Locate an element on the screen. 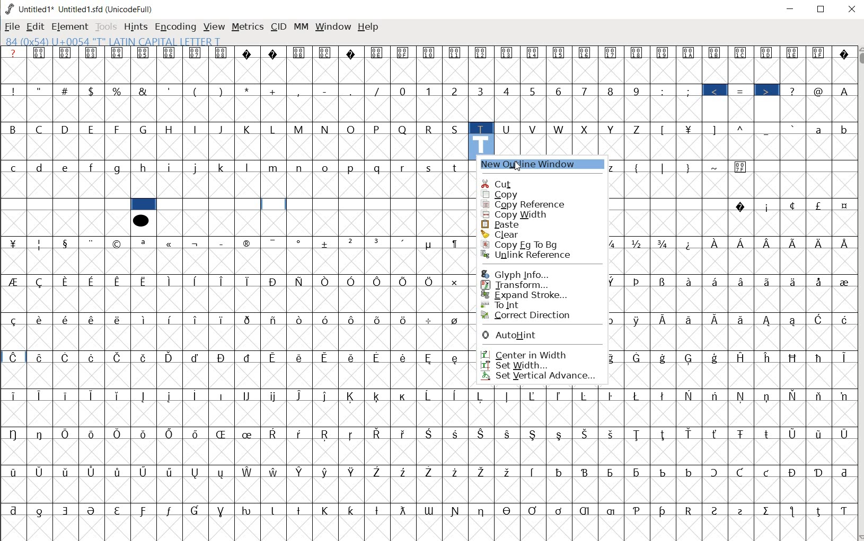 Image resolution: width=864 pixels, height=541 pixels. Symbol is located at coordinates (819, 396).